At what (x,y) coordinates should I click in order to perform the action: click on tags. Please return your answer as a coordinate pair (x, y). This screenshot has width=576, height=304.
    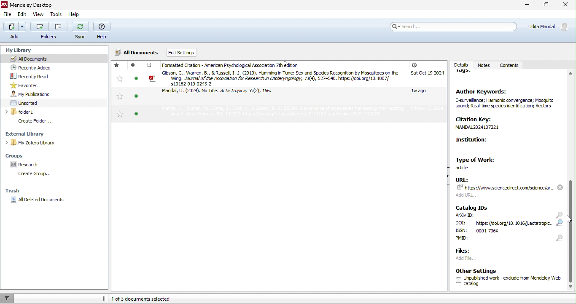
    Looking at the image, I should click on (467, 74).